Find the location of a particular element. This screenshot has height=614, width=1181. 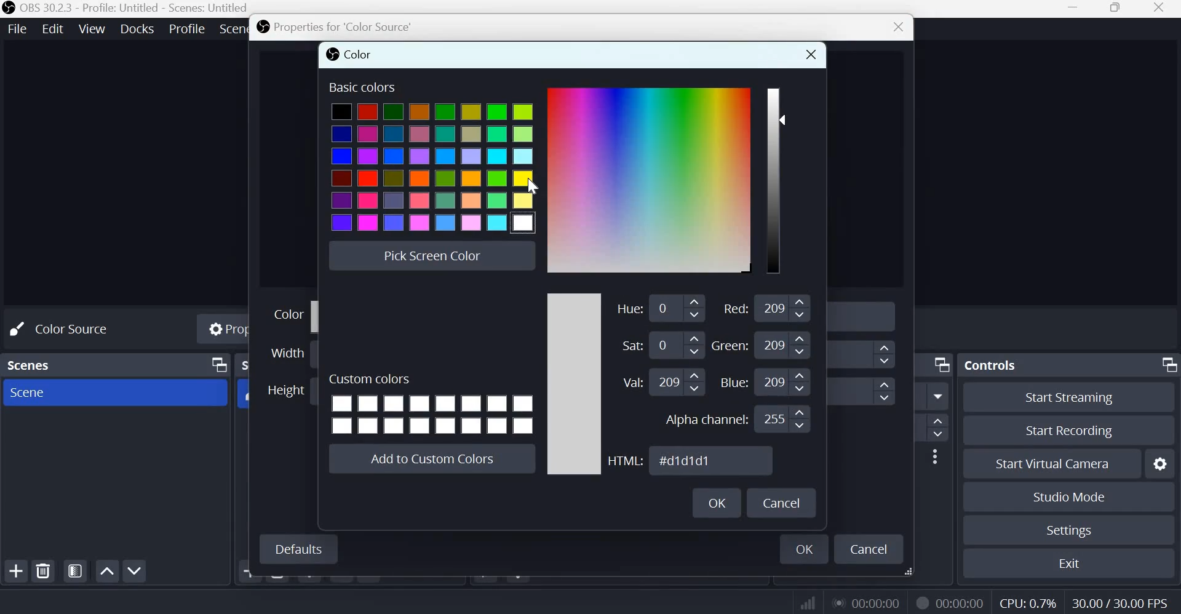

color scale is located at coordinates (575, 385).